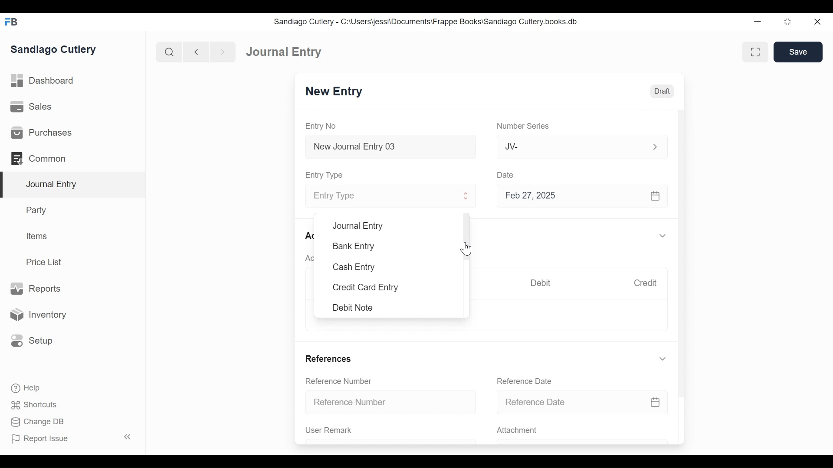 This screenshot has width=833, height=468. I want to click on Party, so click(38, 210).